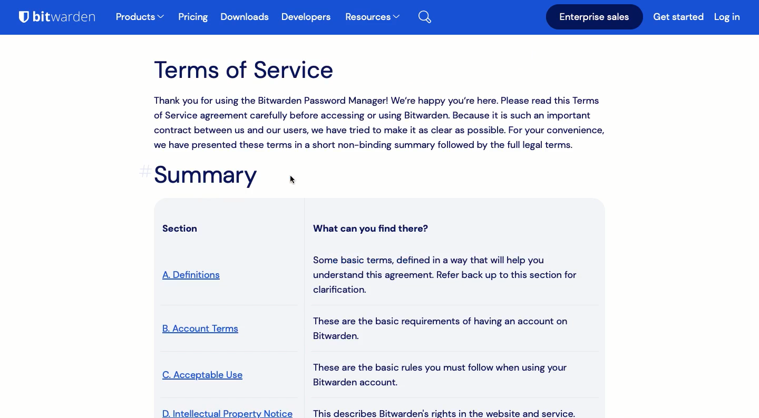 Image resolution: width=759 pixels, height=418 pixels. I want to click on account terms , so click(200, 330).